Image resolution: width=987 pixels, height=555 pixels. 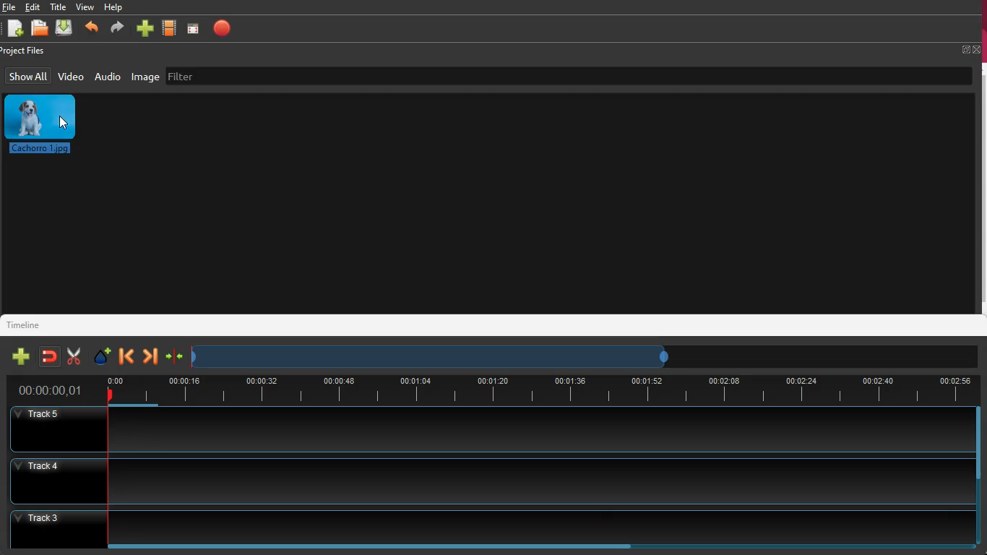 I want to click on new, so click(x=14, y=30).